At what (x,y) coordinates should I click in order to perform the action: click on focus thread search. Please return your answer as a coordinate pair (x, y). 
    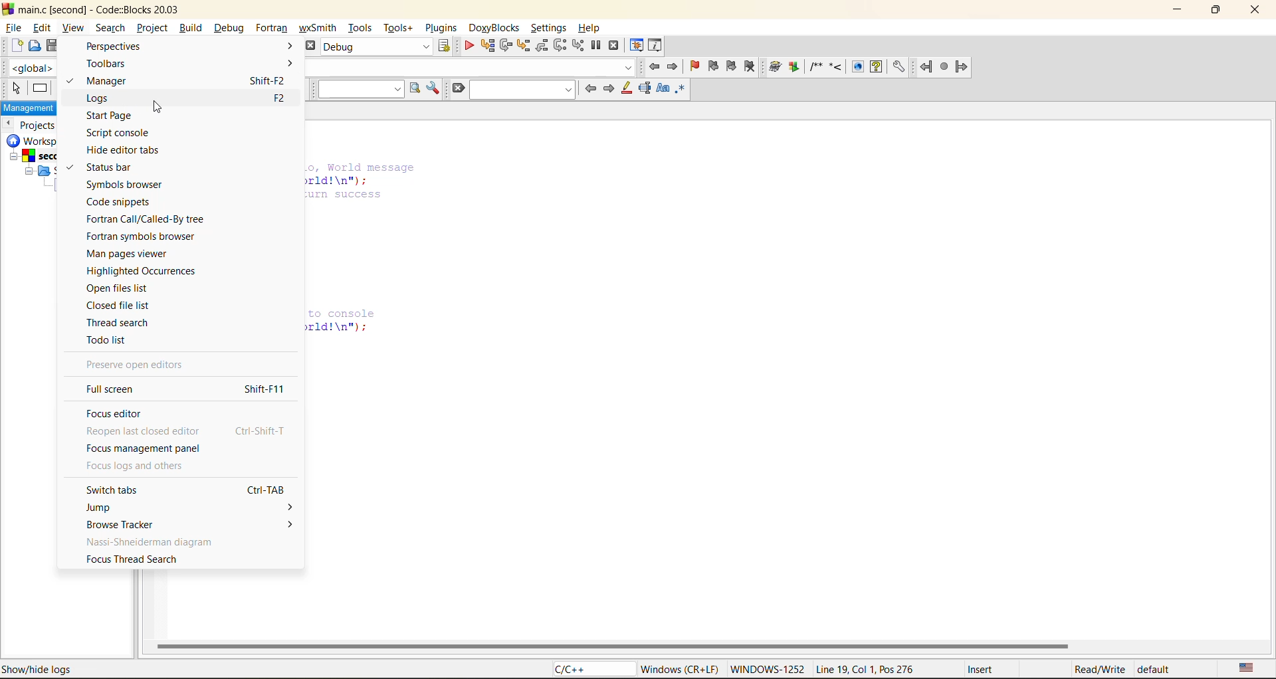
    Looking at the image, I should click on (132, 559).